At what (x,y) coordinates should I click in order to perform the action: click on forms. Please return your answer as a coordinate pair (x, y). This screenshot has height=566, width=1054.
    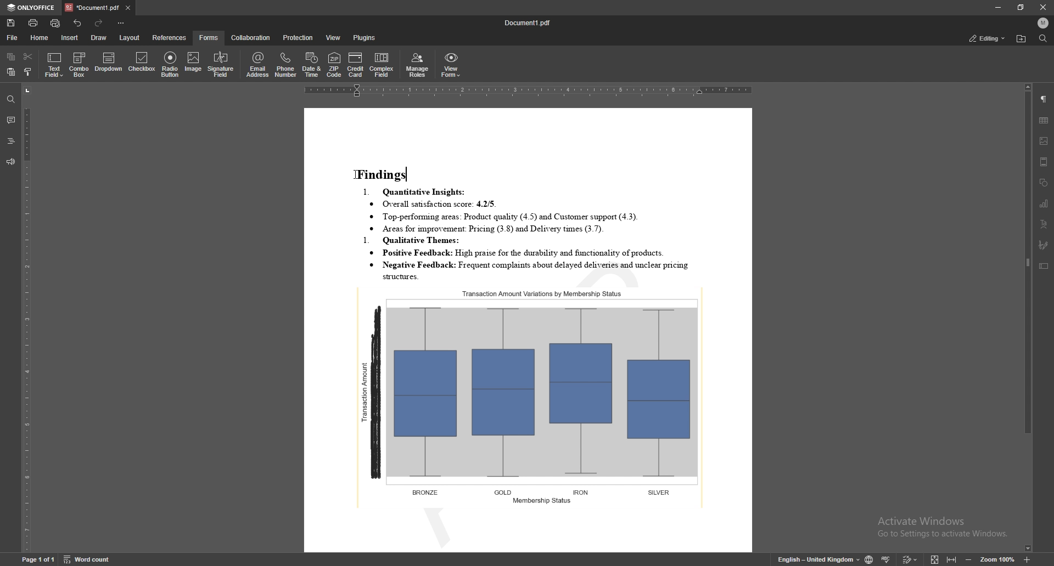
    Looking at the image, I should click on (209, 38).